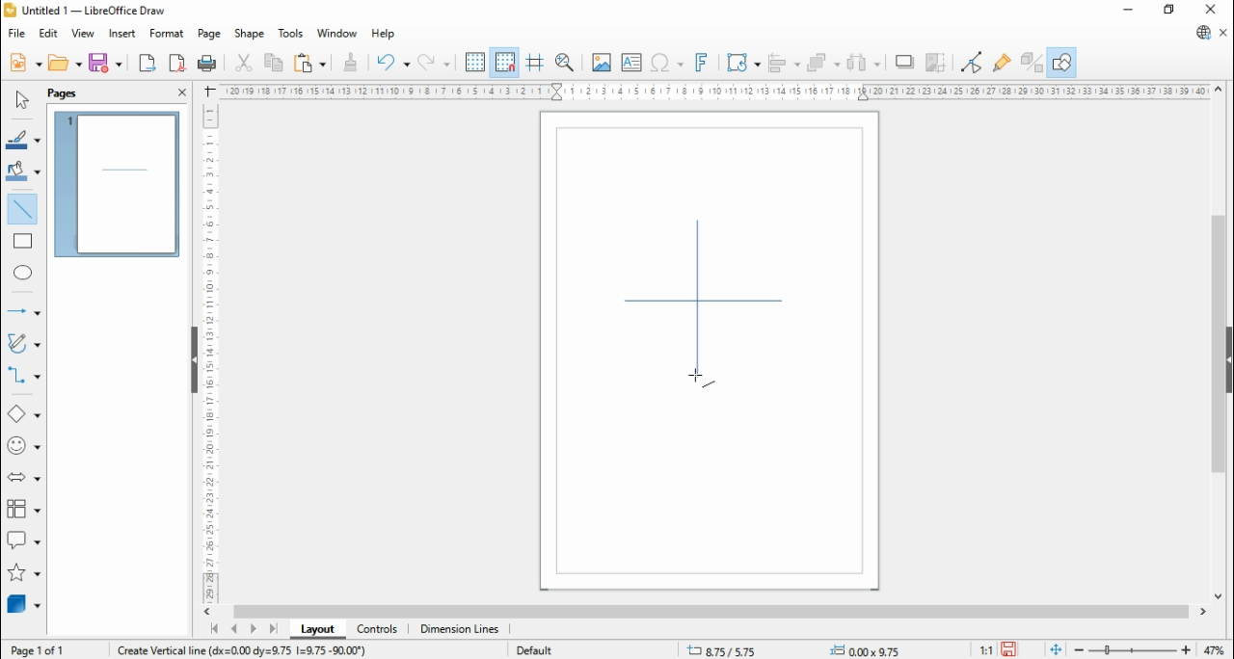 The width and height of the screenshot is (1234, 659). What do you see at coordinates (83, 35) in the screenshot?
I see `view` at bounding box center [83, 35].